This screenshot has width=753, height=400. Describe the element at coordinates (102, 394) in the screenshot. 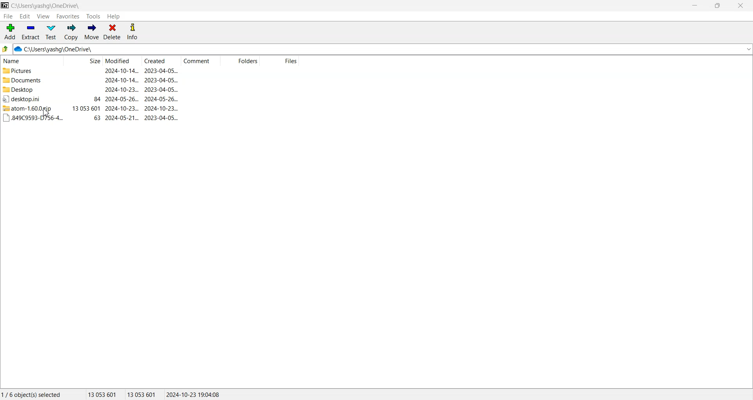

I see `13 053 601` at that location.